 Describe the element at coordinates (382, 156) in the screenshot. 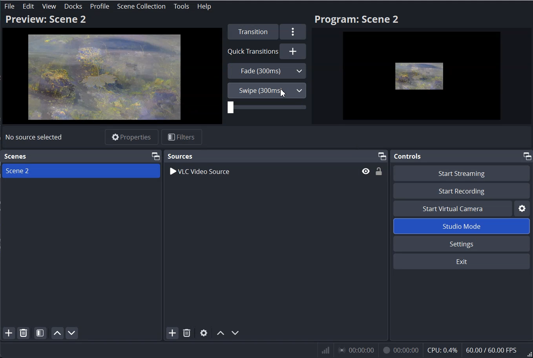

I see `Maximize` at that location.